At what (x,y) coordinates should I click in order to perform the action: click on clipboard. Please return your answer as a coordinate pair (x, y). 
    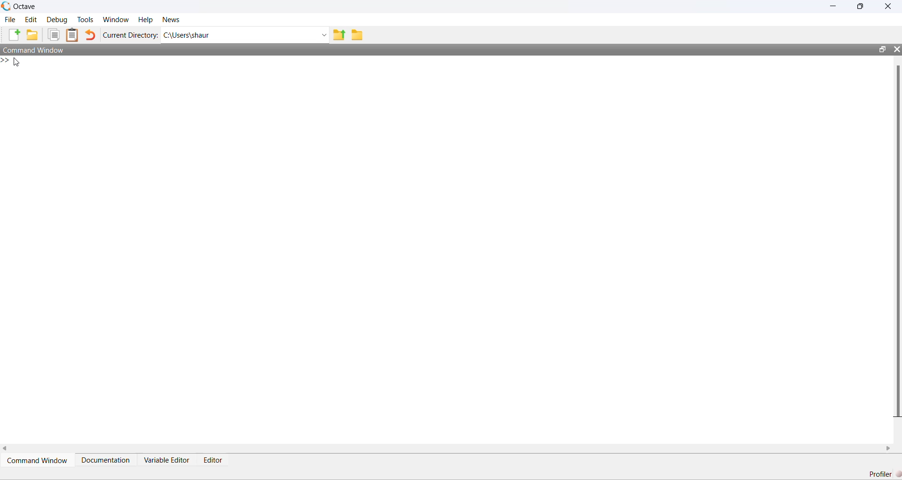
    Looking at the image, I should click on (72, 35).